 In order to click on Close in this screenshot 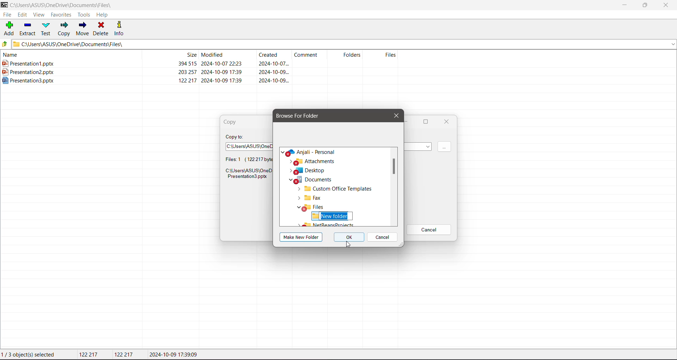, I will do `click(395, 115)`.